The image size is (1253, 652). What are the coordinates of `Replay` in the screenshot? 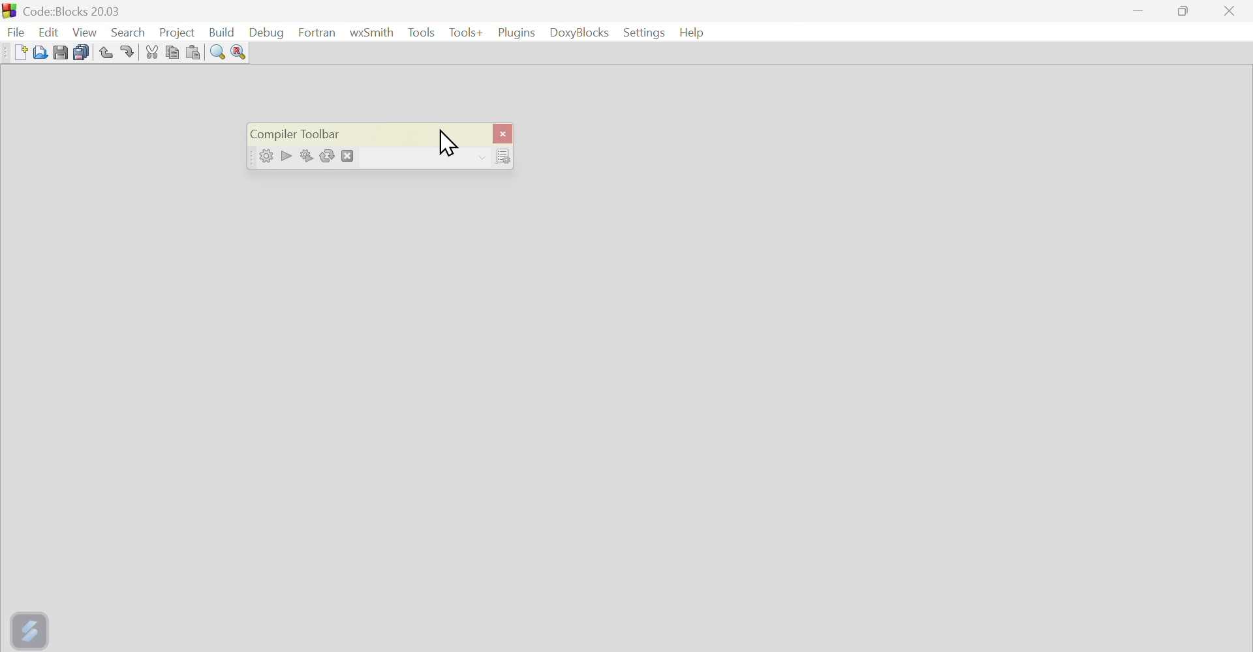 It's located at (330, 155).